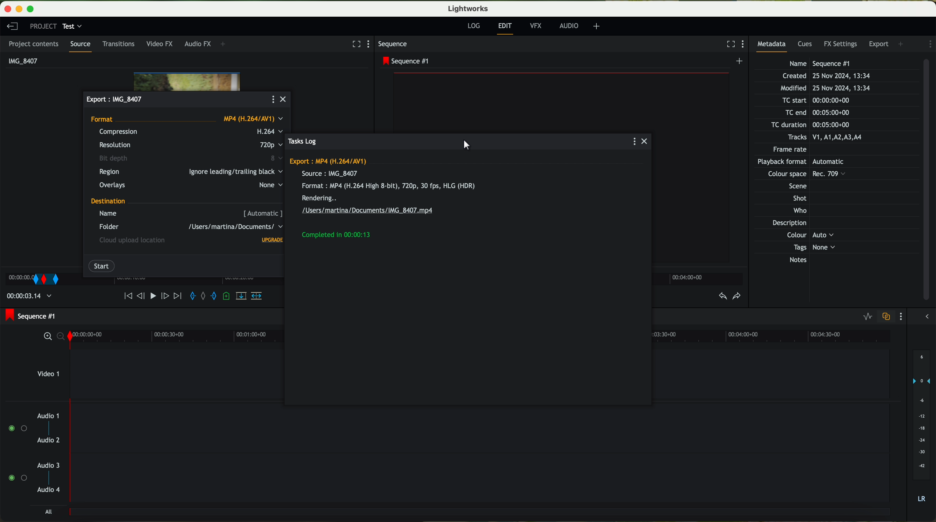 This screenshot has width=936, height=522. What do you see at coordinates (191, 145) in the screenshot?
I see `resolution` at bounding box center [191, 145].